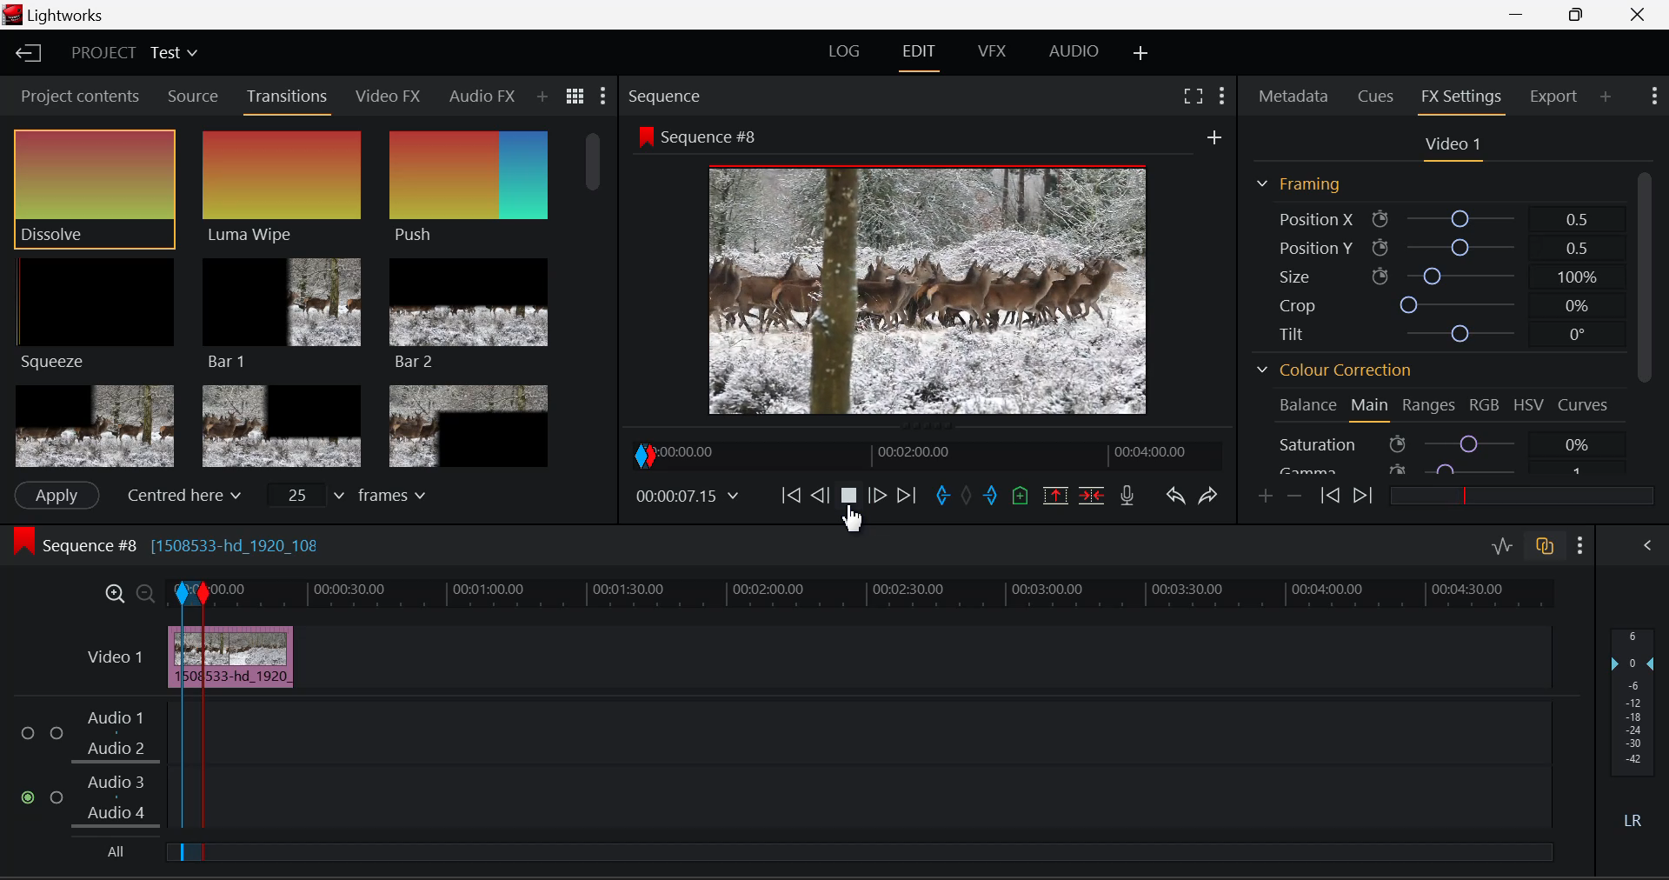 Image resolution: width=1669 pixels, height=880 pixels. Describe the element at coordinates (1058, 495) in the screenshot. I see `Remove Marked Section` at that location.